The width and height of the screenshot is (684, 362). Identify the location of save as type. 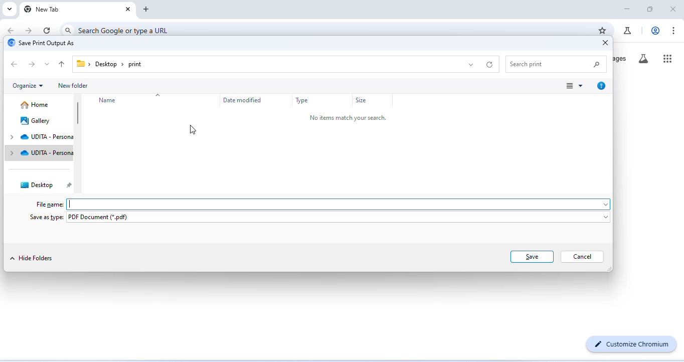
(45, 218).